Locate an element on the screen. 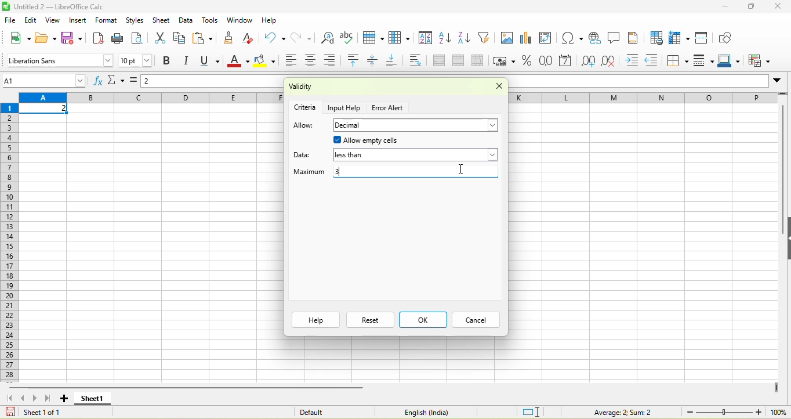  clone formatting is located at coordinates (232, 37).